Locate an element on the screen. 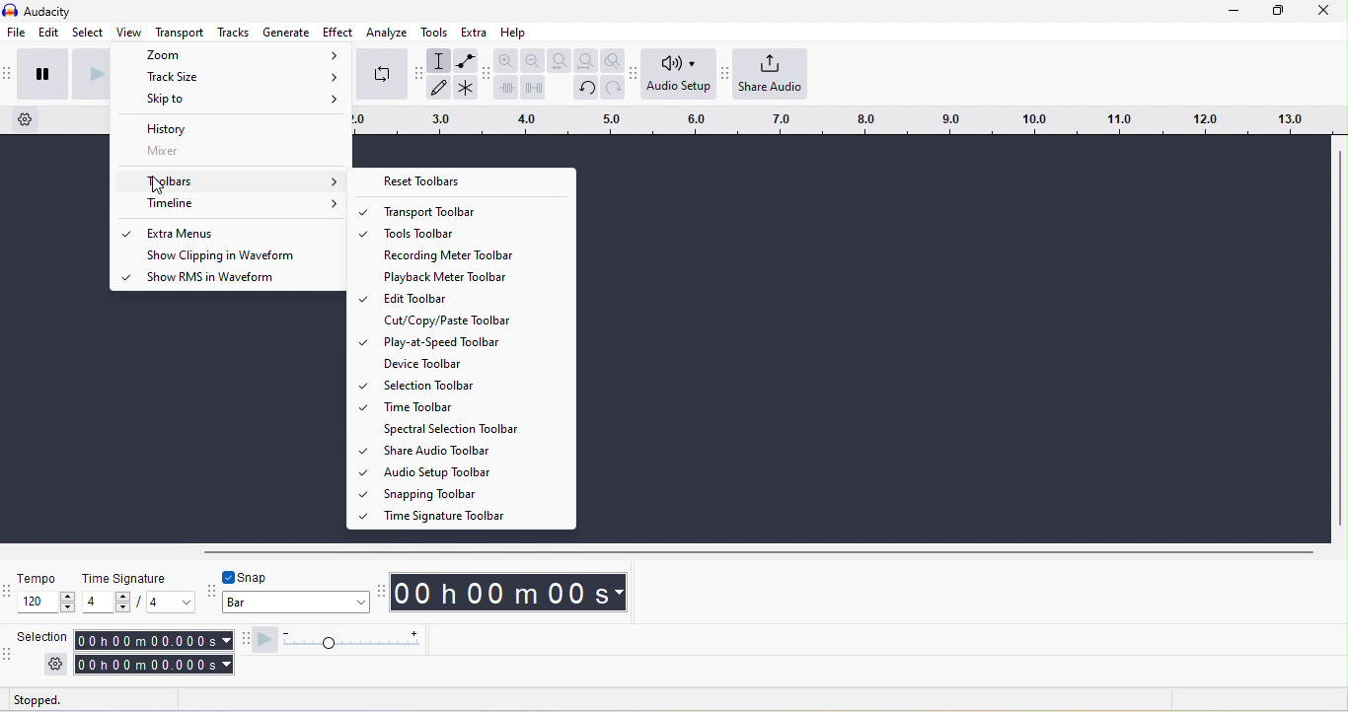  silence audio selection is located at coordinates (533, 88).